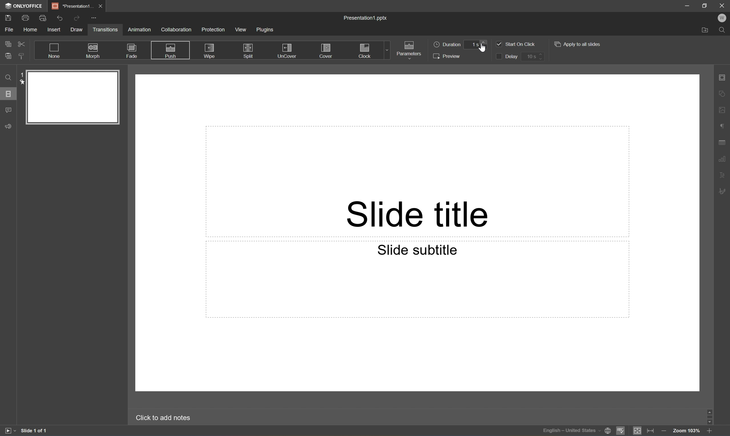  Describe the element at coordinates (69, 97) in the screenshot. I see `Slide 1` at that location.